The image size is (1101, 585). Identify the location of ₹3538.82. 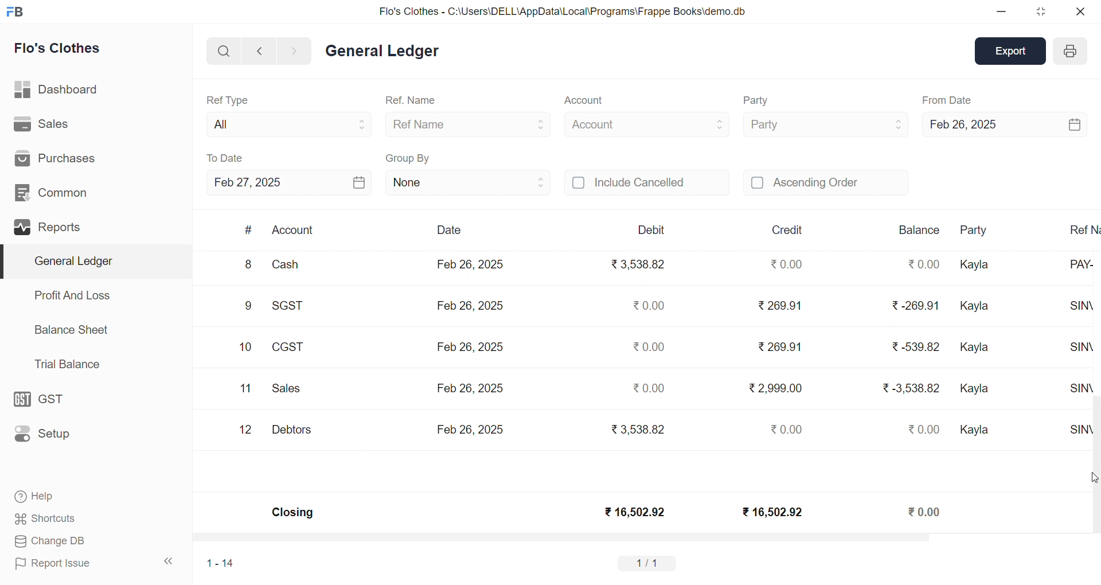
(641, 265).